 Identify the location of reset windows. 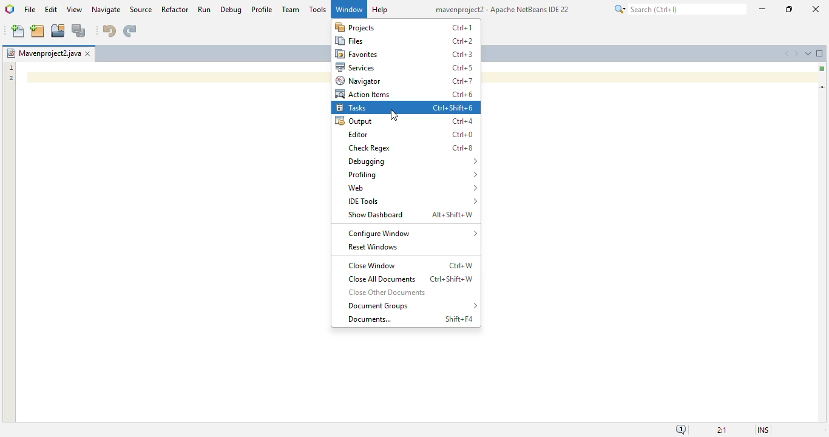
(373, 247).